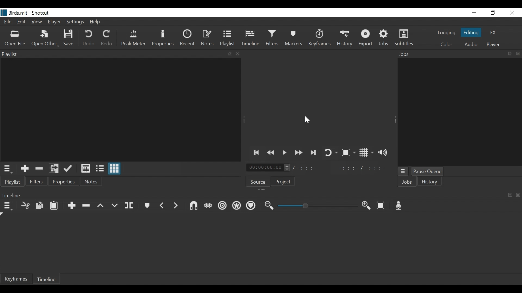 Image resolution: width=522 pixels, height=293 pixels. What do you see at coordinates (408, 183) in the screenshot?
I see `Jobs` at bounding box center [408, 183].